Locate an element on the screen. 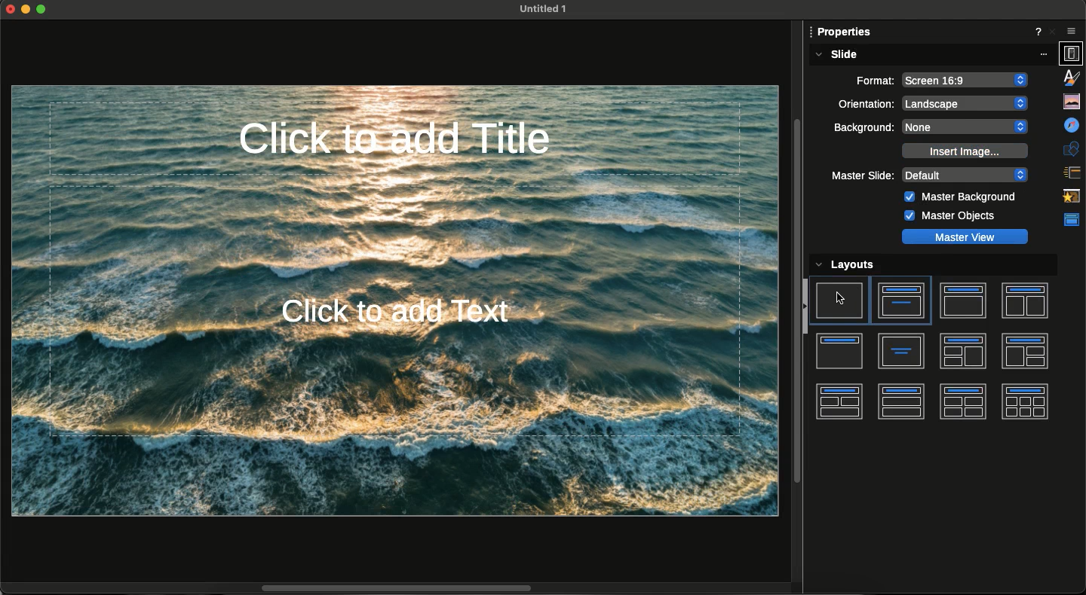 The height and width of the screenshot is (595, 1086). Slide is located at coordinates (840, 301).